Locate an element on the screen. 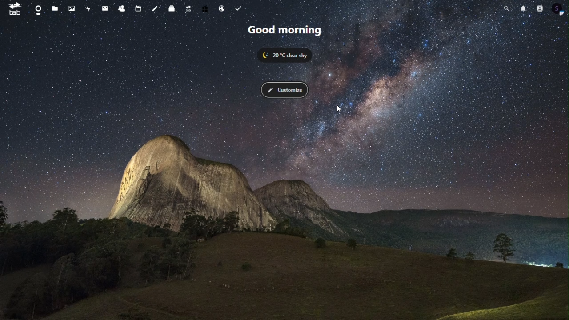  activity is located at coordinates (89, 9).